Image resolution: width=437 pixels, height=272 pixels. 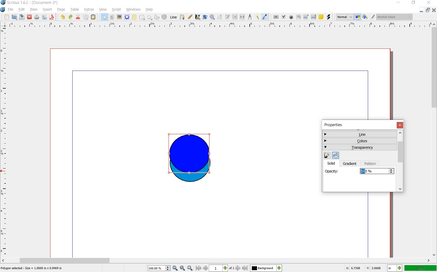 I want to click on of 1, so click(x=232, y=268).